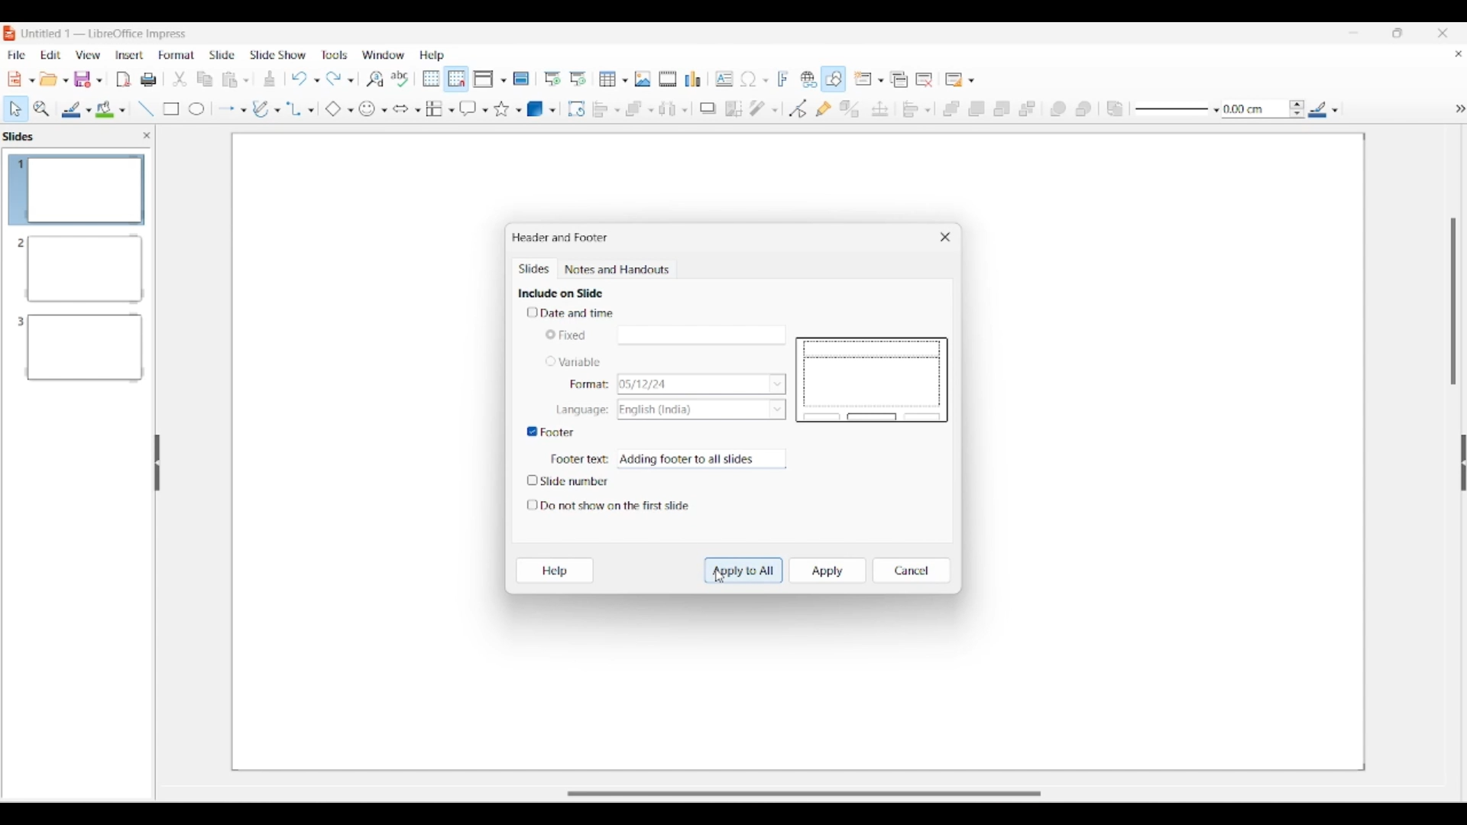 The height and width of the screenshot is (825, 1467). I want to click on Delete slide, so click(925, 80).